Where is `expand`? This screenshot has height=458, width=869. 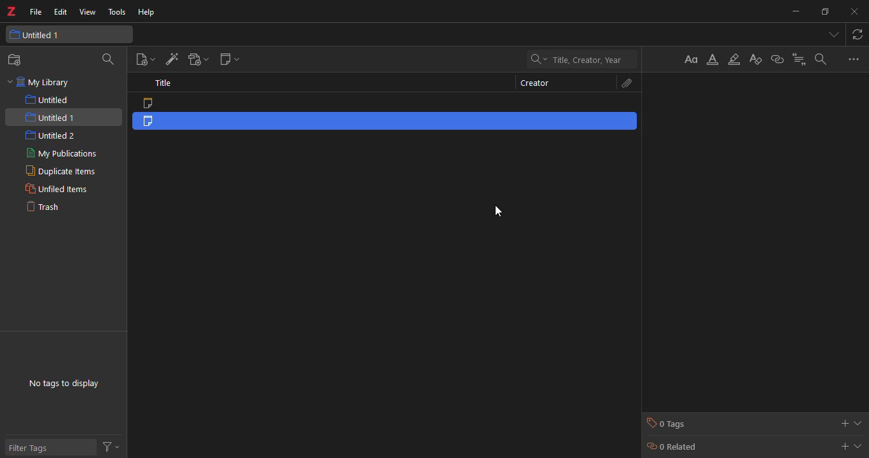
expand is located at coordinates (858, 446).